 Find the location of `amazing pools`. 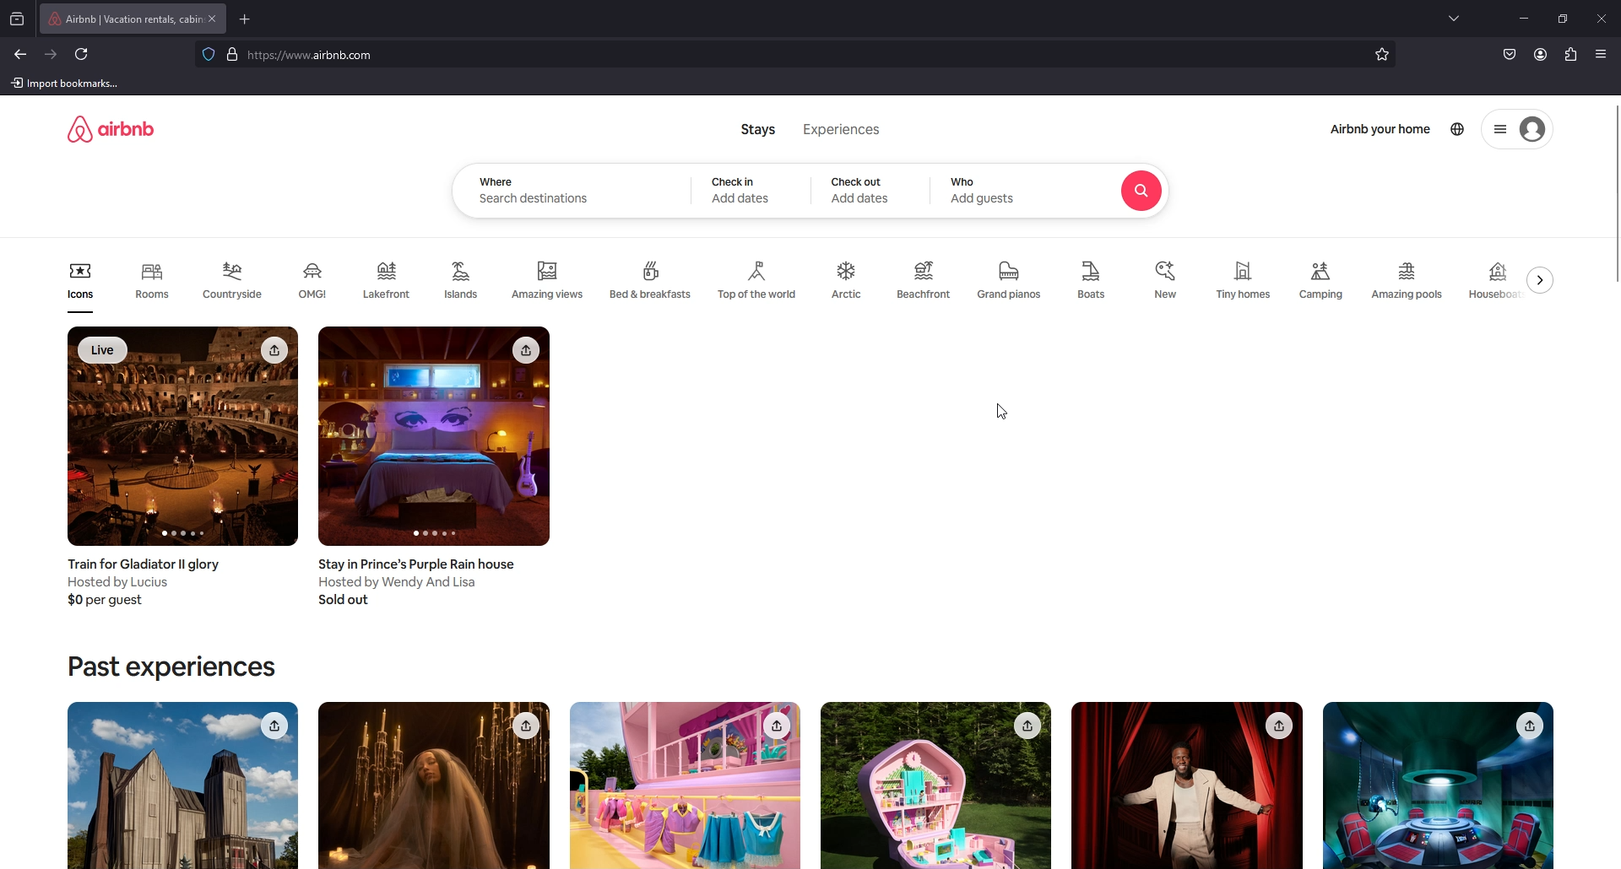

amazing pools is located at coordinates (1410, 281).